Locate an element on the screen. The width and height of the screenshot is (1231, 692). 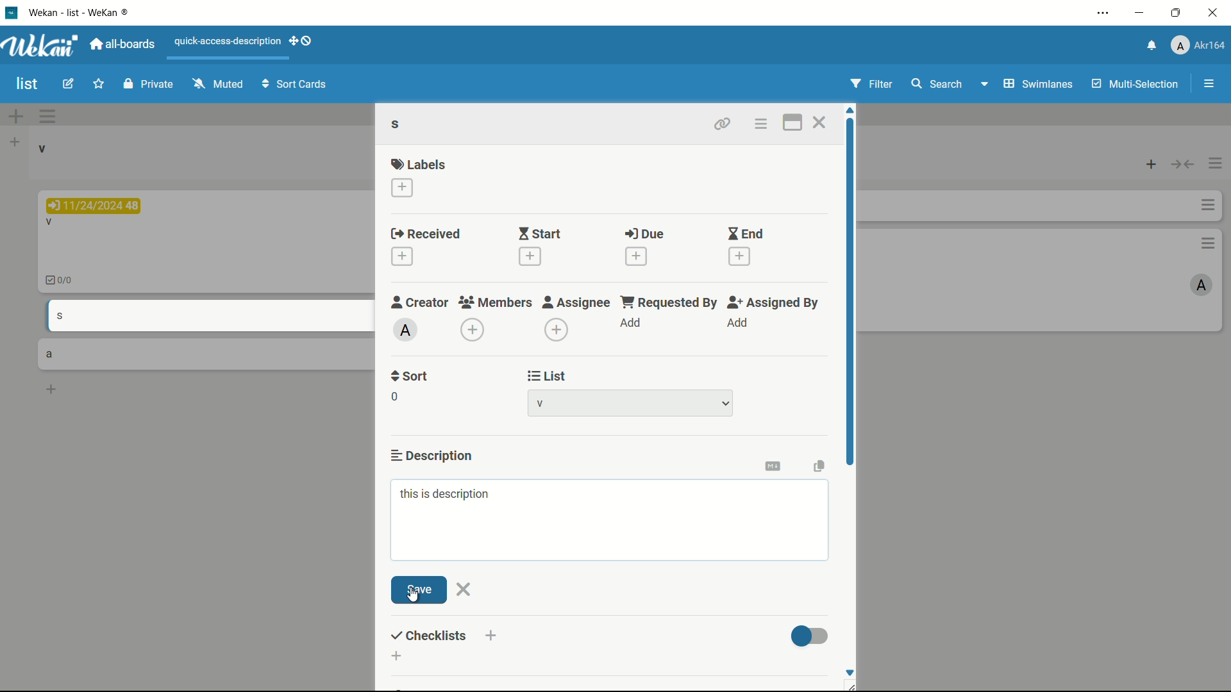
s is located at coordinates (399, 124).